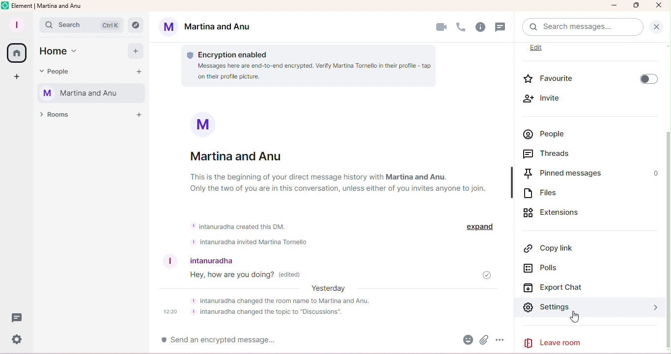 This screenshot has height=354, width=671. What do you see at coordinates (139, 71) in the screenshot?
I see `Start chat` at bounding box center [139, 71].